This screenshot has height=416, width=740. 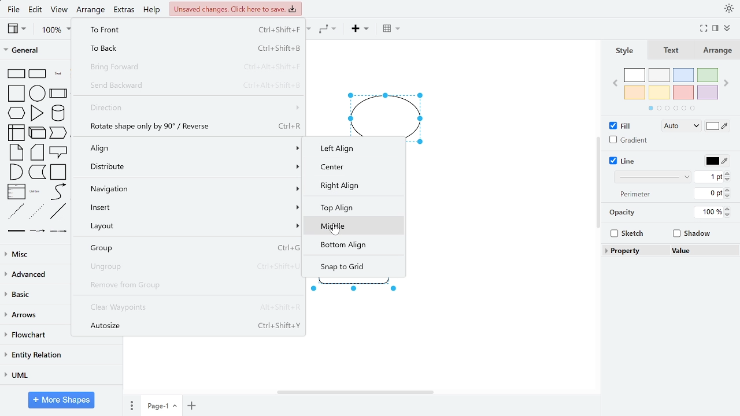 I want to click on internal storage, so click(x=18, y=132).